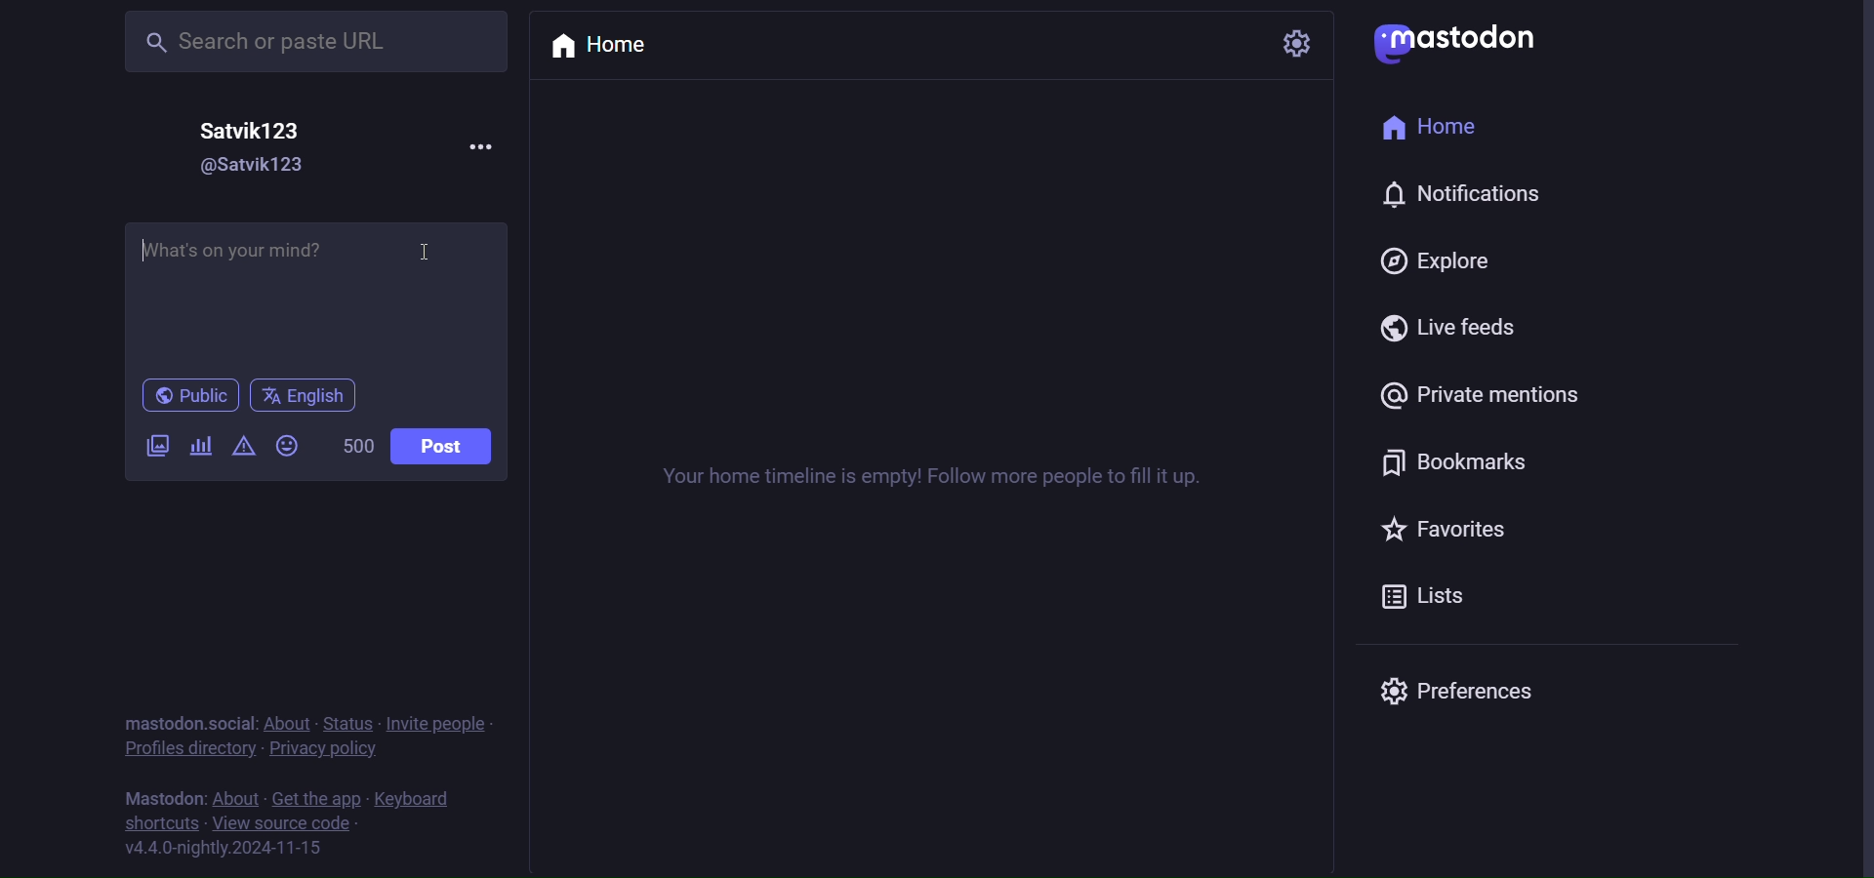  Describe the element at coordinates (1440, 132) in the screenshot. I see `home` at that location.